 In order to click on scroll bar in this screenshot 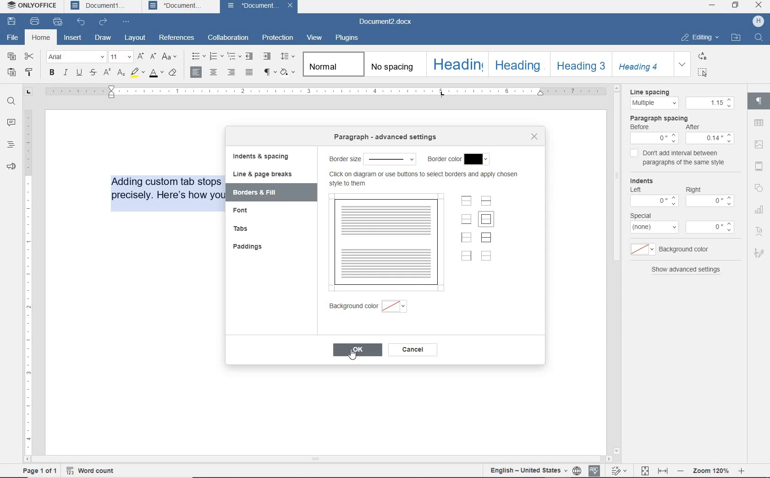, I will do `click(616, 269)`.